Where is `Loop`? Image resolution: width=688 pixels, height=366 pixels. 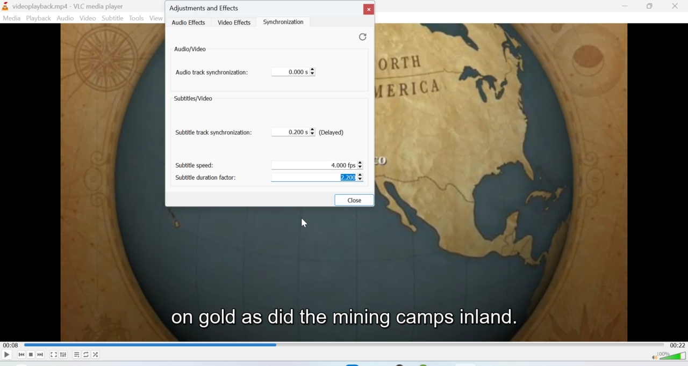 Loop is located at coordinates (85, 354).